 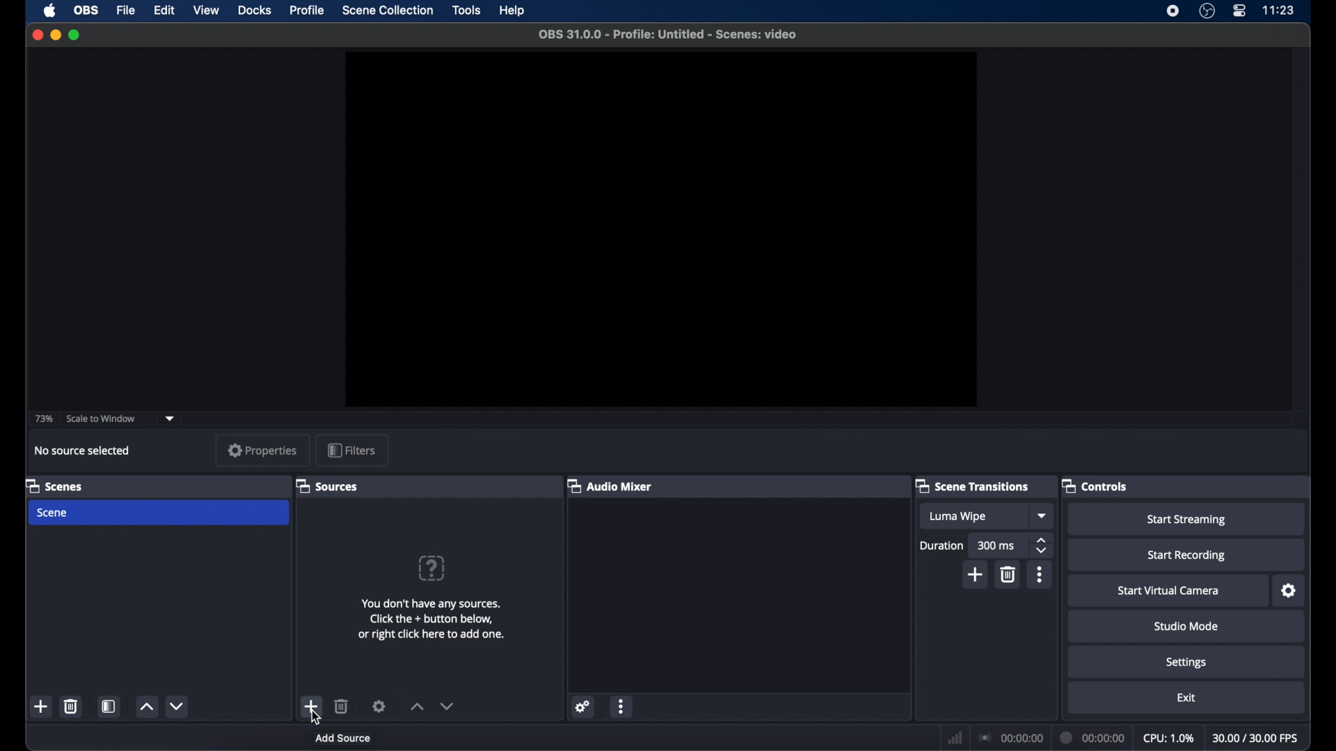 I want to click on file, so click(x=126, y=11).